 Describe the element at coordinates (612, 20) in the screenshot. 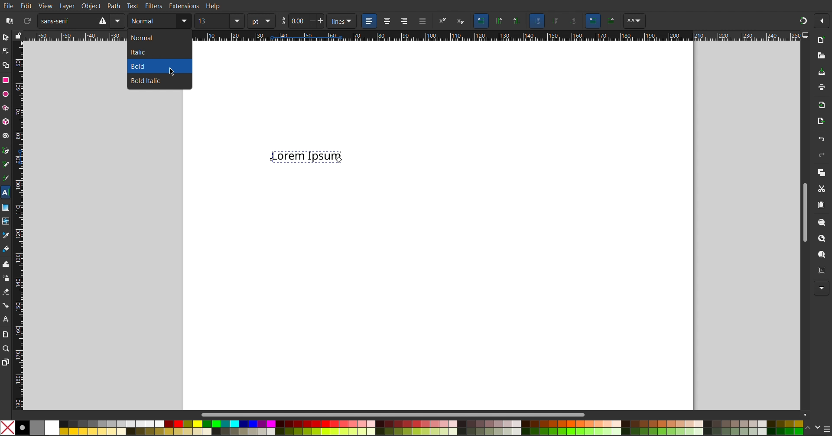

I see `Right to left text` at that location.